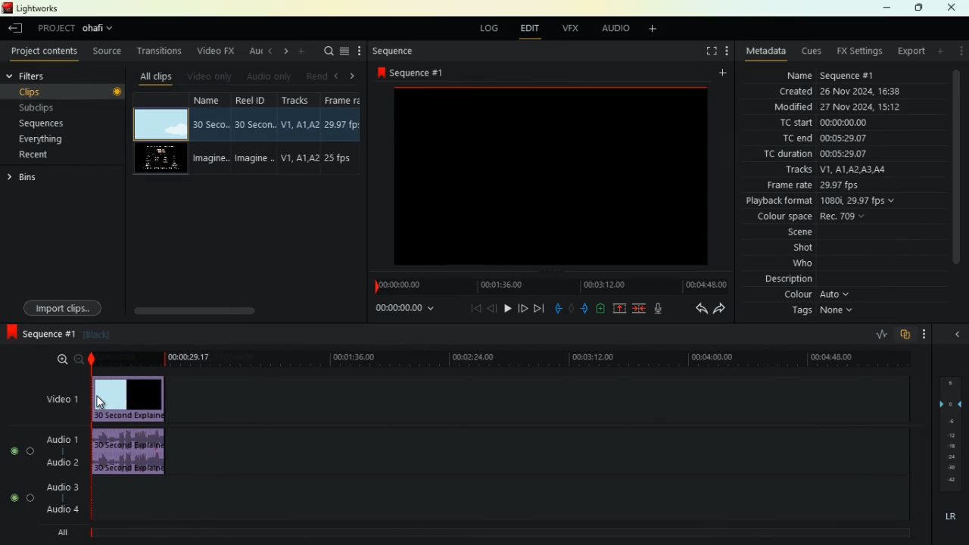 Image resolution: width=969 pixels, height=545 pixels. What do you see at coordinates (42, 74) in the screenshot?
I see `filters` at bounding box center [42, 74].